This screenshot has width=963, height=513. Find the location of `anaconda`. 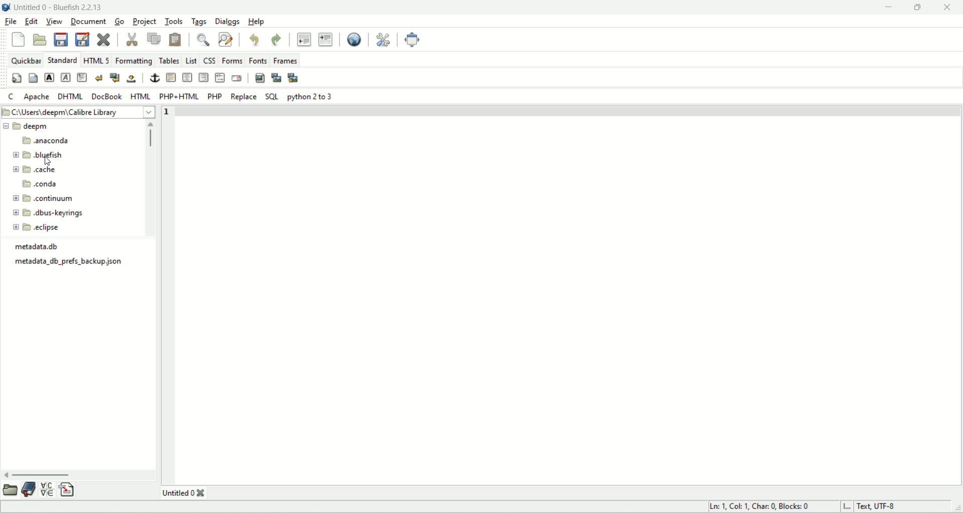

anaconda is located at coordinates (46, 141).